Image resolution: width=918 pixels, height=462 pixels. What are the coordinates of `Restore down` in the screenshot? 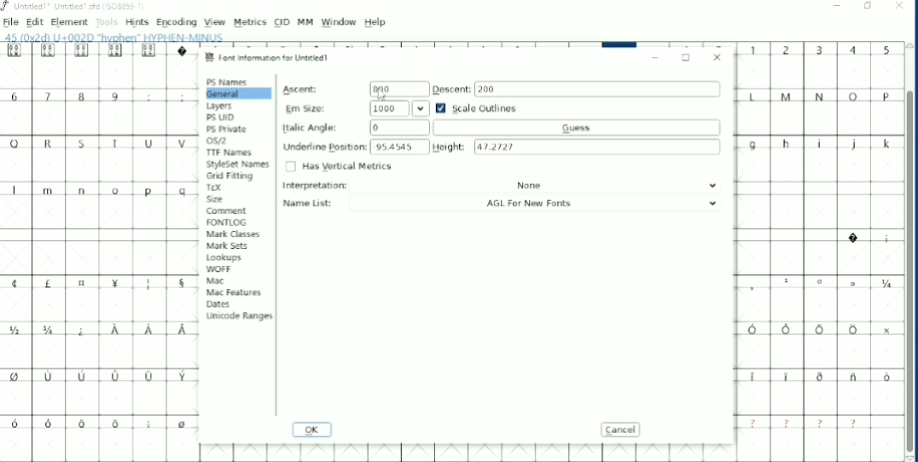 It's located at (869, 6).